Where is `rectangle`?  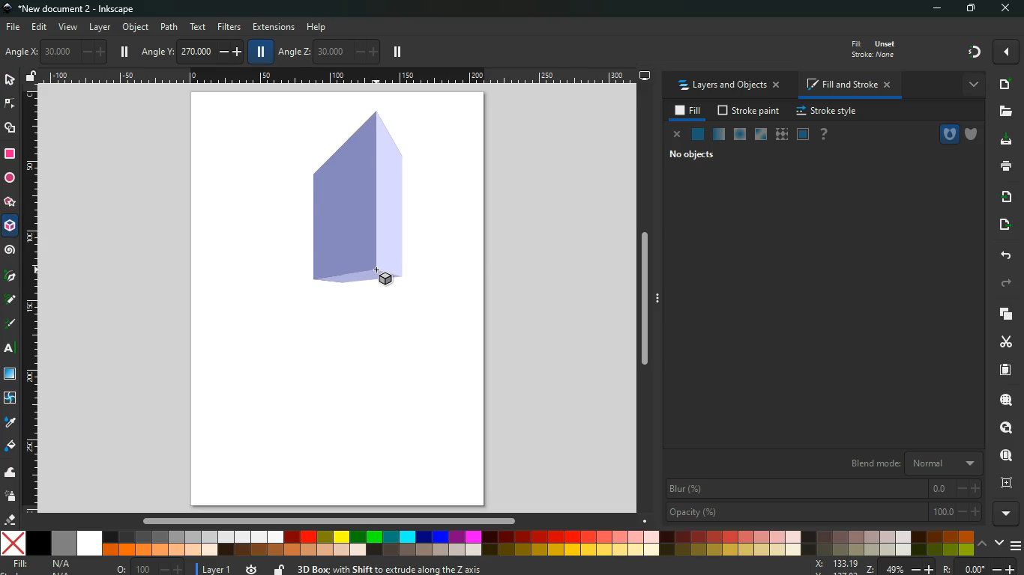
rectangle is located at coordinates (9, 154).